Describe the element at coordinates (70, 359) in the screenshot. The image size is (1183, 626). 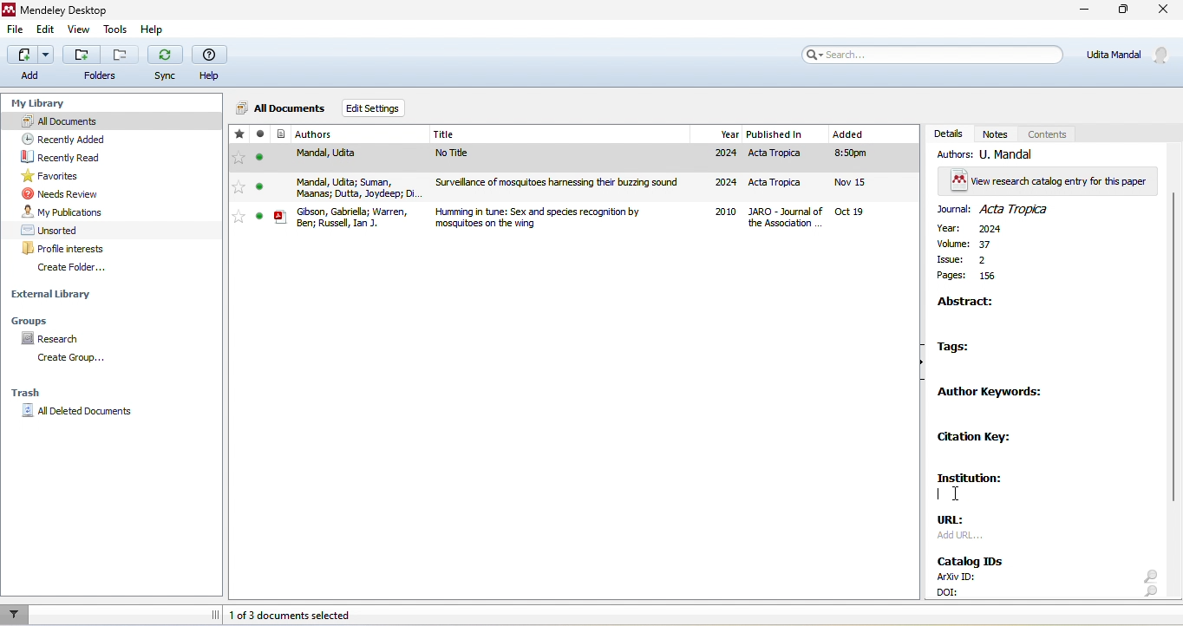
I see `create group` at that location.